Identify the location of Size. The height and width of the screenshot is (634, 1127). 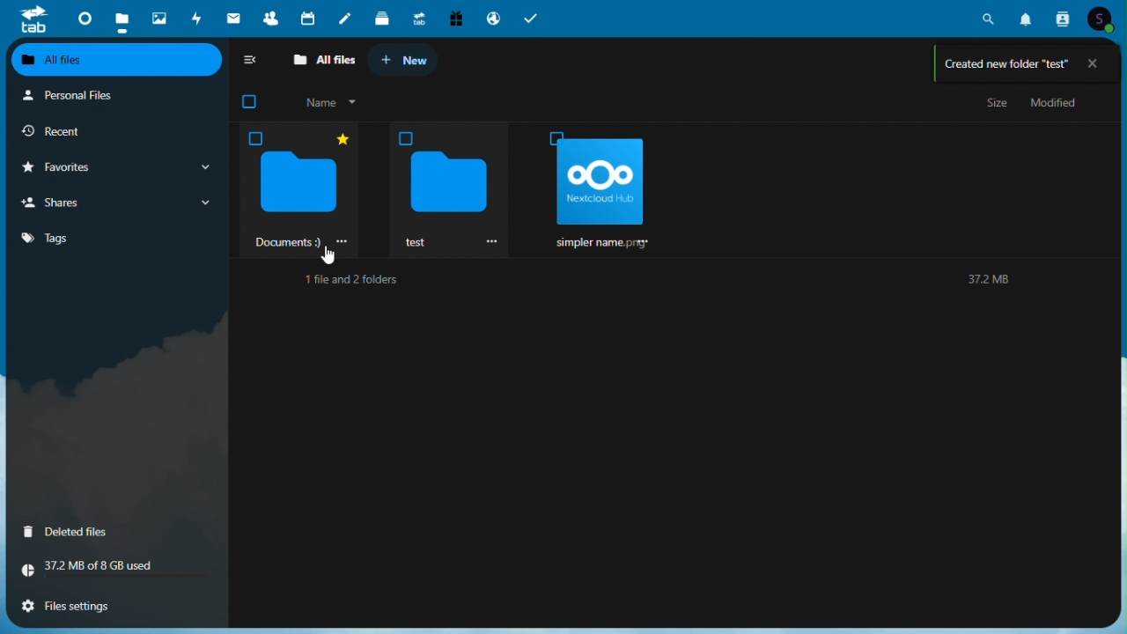
(999, 104).